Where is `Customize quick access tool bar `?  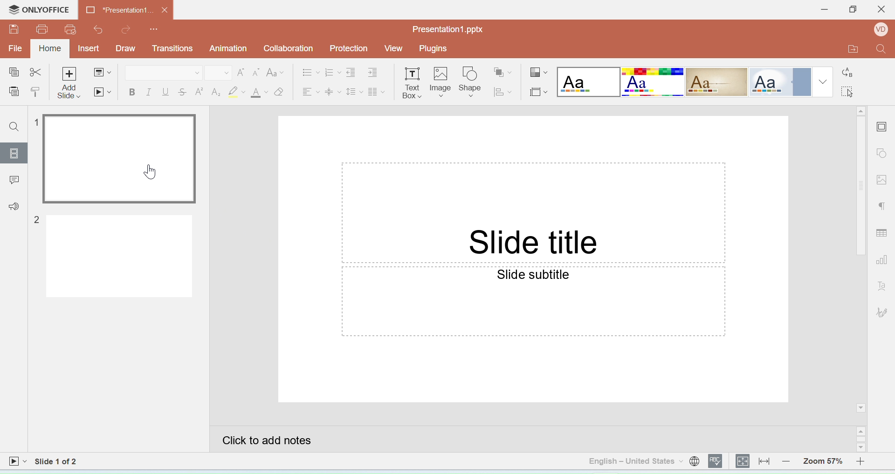
Customize quick access tool bar  is located at coordinates (155, 27).